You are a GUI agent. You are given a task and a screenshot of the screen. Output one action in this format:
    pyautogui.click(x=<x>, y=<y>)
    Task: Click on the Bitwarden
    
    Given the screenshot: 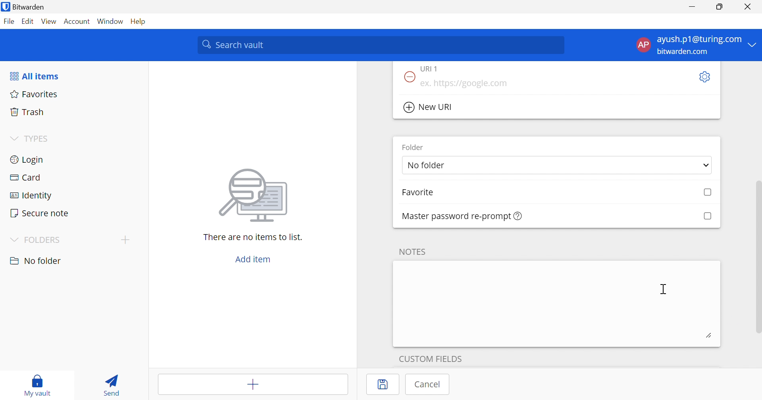 What is the action you would take?
    pyautogui.click(x=24, y=7)
    